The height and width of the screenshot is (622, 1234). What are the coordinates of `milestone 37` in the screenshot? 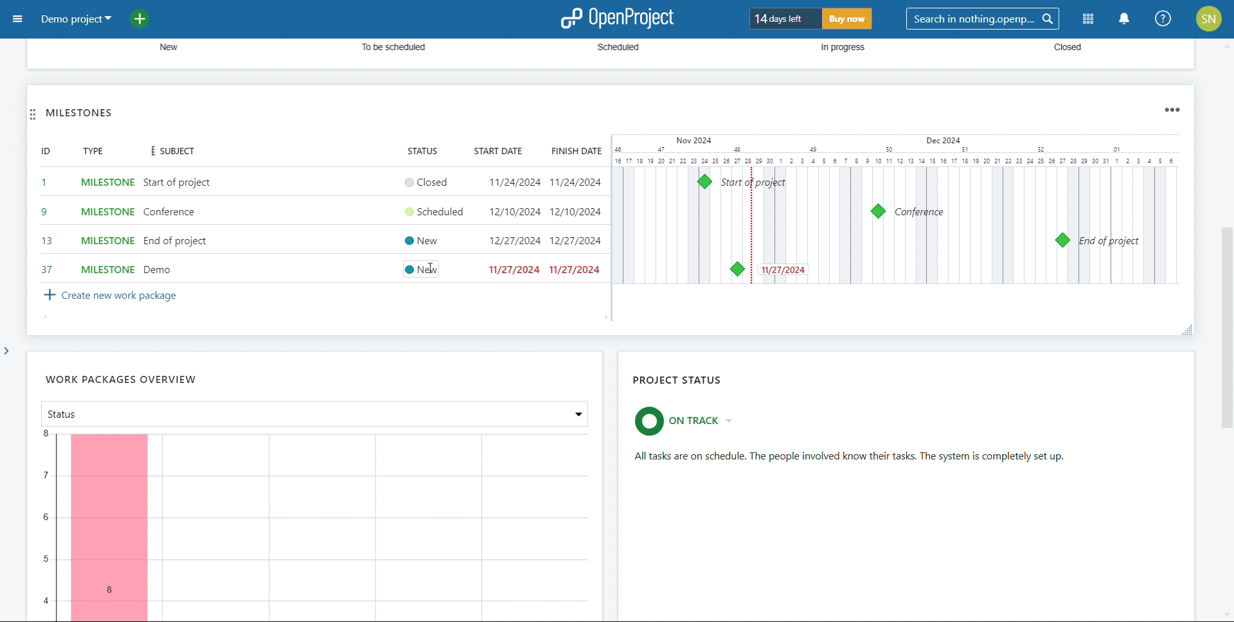 It's located at (737, 269).